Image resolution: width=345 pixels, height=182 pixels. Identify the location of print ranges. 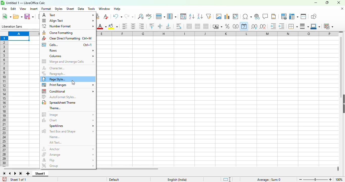
(68, 85).